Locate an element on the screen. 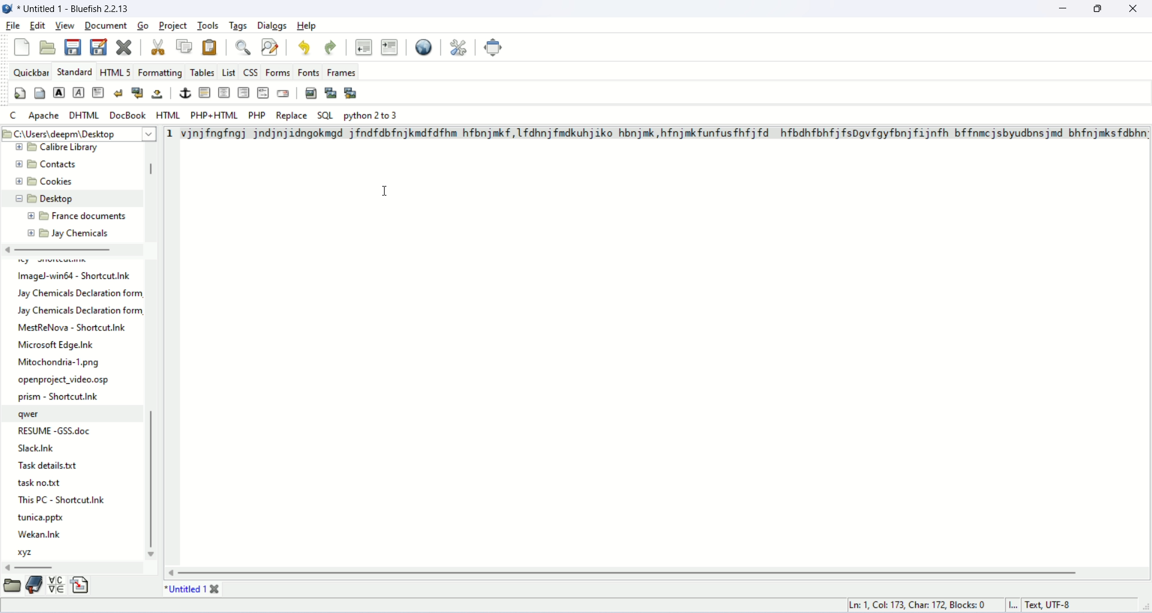 This screenshot has width=1152, height=613. fonts is located at coordinates (308, 72).